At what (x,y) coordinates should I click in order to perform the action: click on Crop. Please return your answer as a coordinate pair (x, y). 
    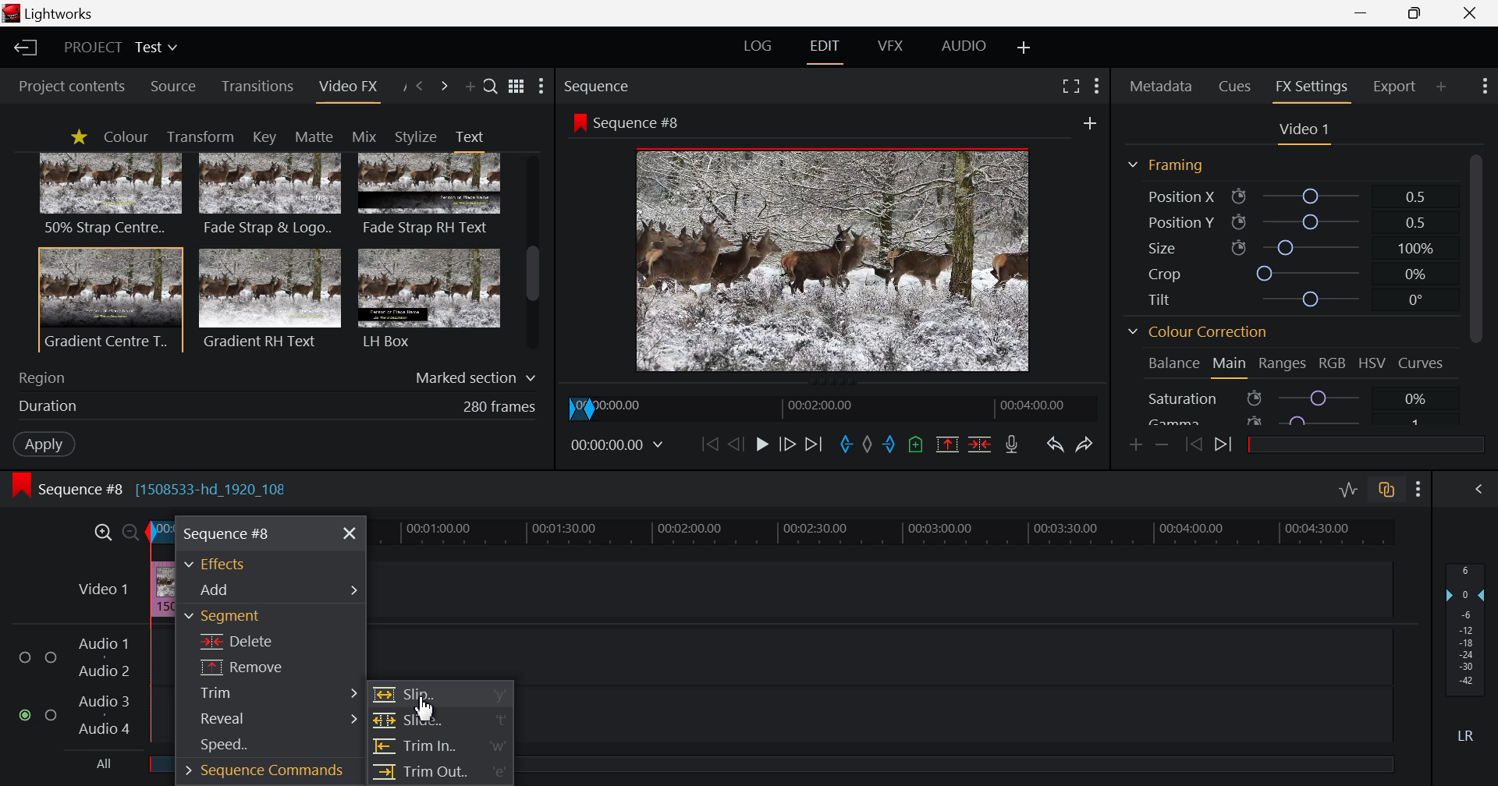
    Looking at the image, I should click on (1289, 274).